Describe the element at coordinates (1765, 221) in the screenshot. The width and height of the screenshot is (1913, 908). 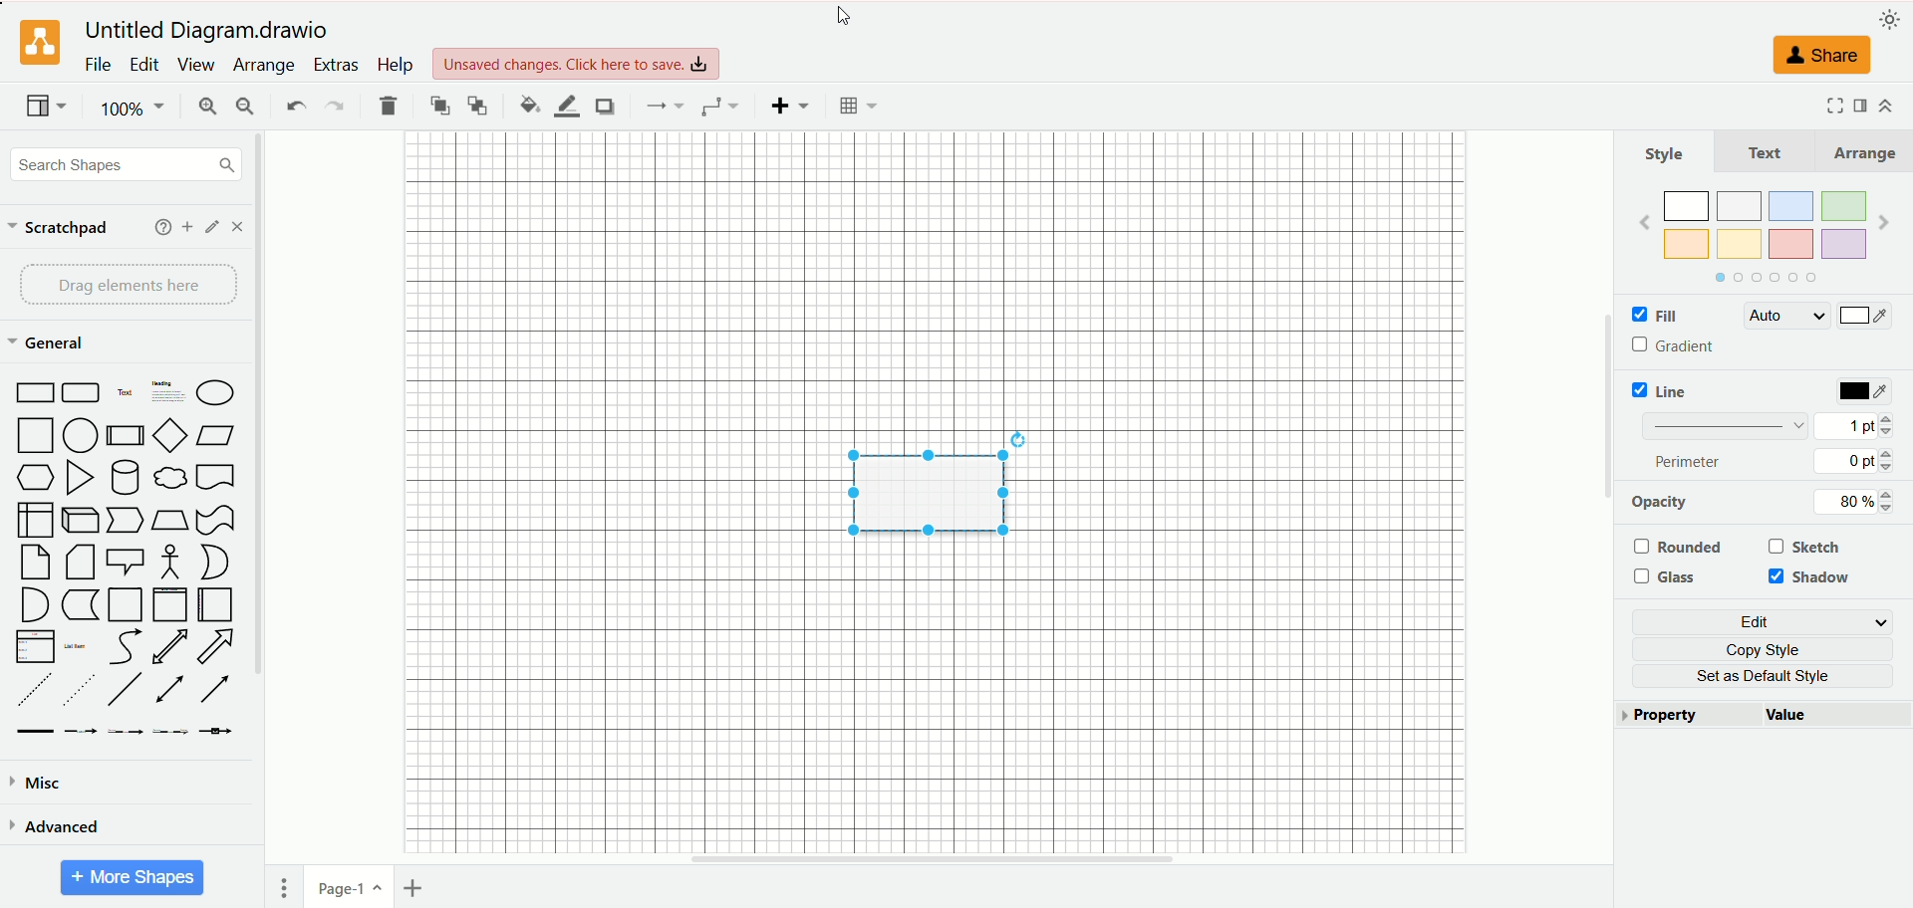
I see `colors` at that location.